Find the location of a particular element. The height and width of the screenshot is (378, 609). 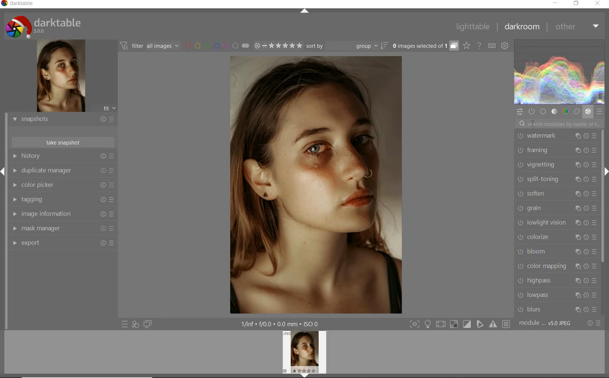

image preview is located at coordinates (306, 354).